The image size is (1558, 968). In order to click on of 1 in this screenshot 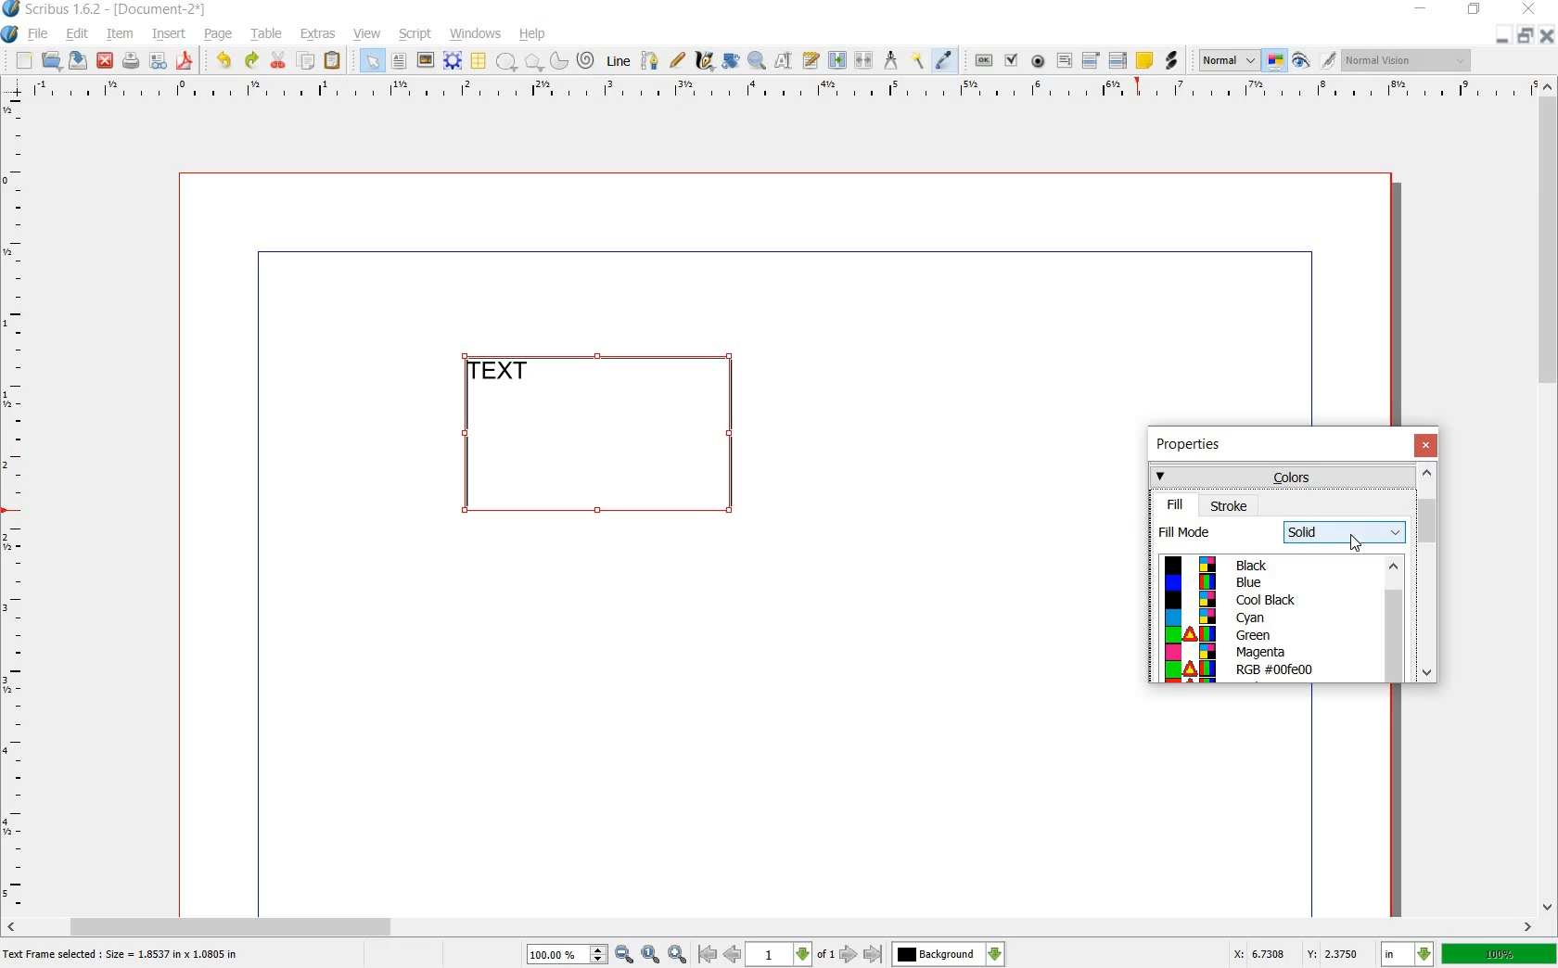, I will do `click(824, 956)`.